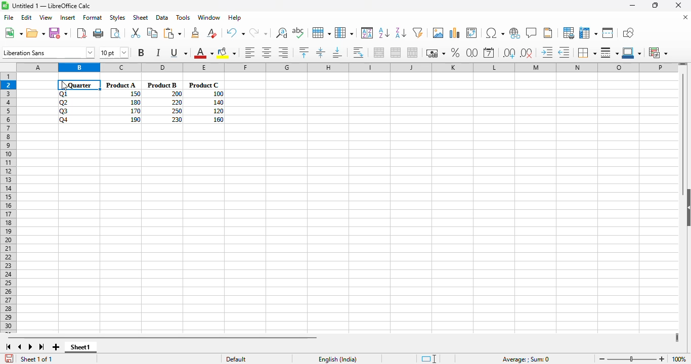 This screenshot has width=691, height=364. What do you see at coordinates (227, 53) in the screenshot?
I see `background color` at bounding box center [227, 53].